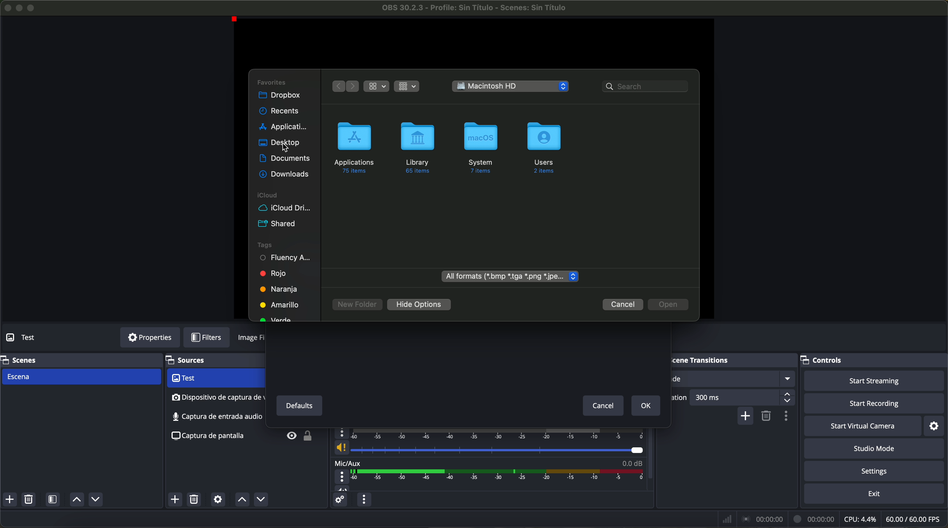 The image size is (948, 528). I want to click on favorites, so click(272, 81).